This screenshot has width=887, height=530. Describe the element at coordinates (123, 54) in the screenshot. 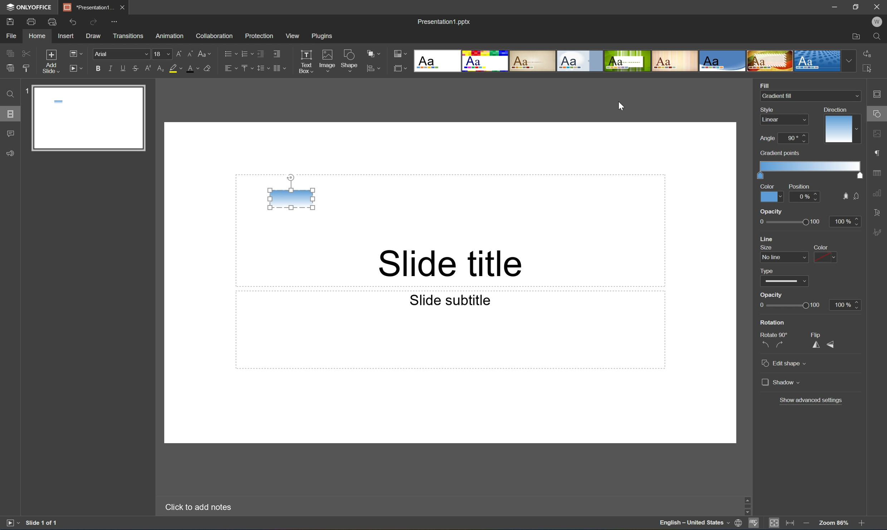

I see `Font` at that location.